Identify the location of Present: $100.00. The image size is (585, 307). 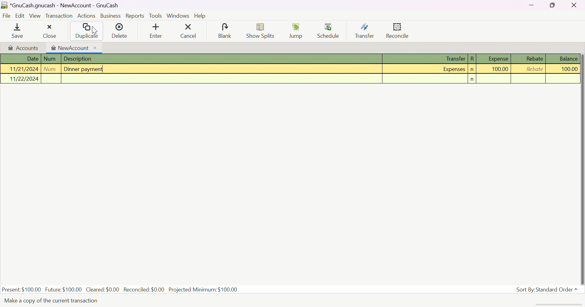
(22, 289).